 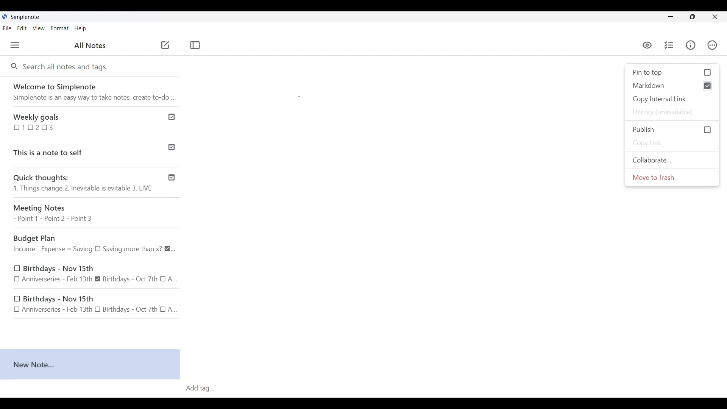 What do you see at coordinates (672, 73) in the screenshot?
I see `Click to Pin to top` at bounding box center [672, 73].